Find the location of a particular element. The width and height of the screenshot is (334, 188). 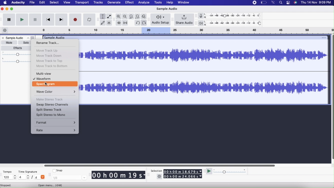

Multi-tool is located at coordinates (109, 23).